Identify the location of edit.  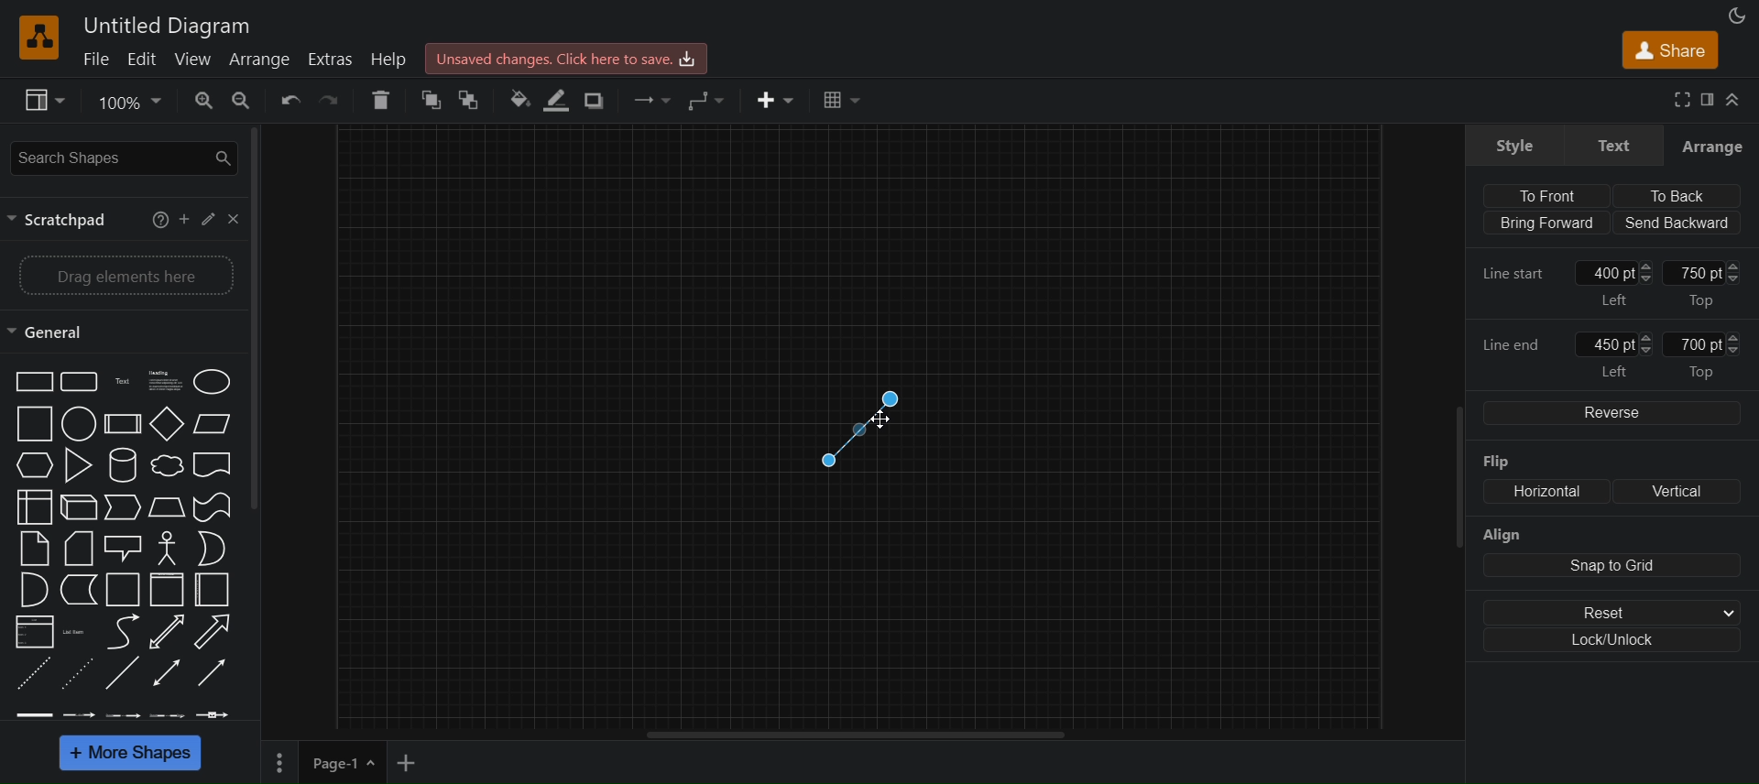
(143, 59).